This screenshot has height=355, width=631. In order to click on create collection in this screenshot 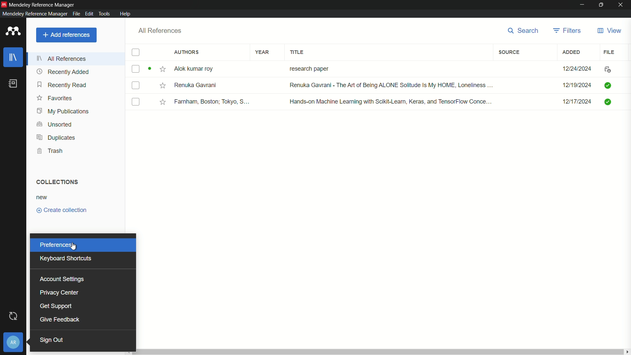, I will do `click(61, 210)`.